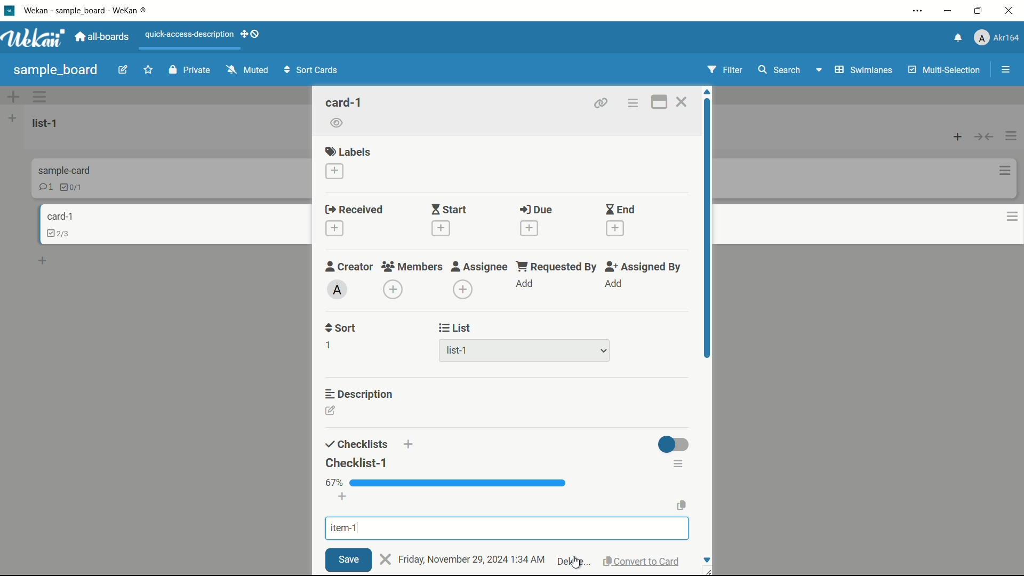 The height and width of the screenshot is (576, 1024). What do you see at coordinates (999, 39) in the screenshot?
I see `Akr164` at bounding box center [999, 39].